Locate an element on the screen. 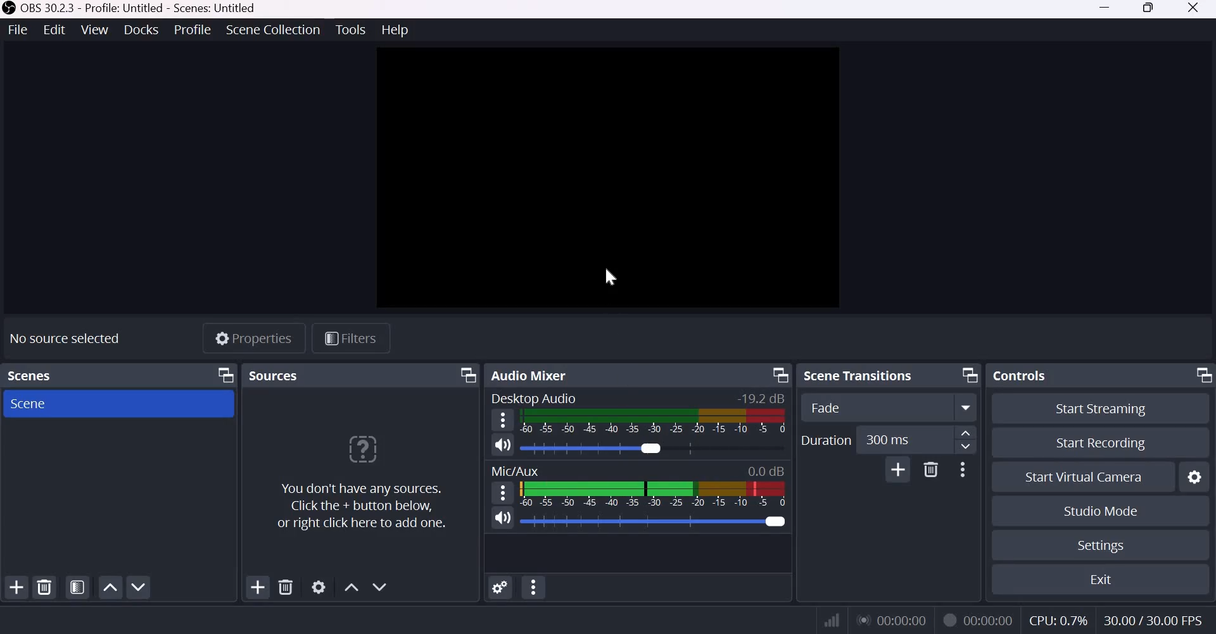 This screenshot has height=634, width=1216. Speaker icon is located at coordinates (501, 518).